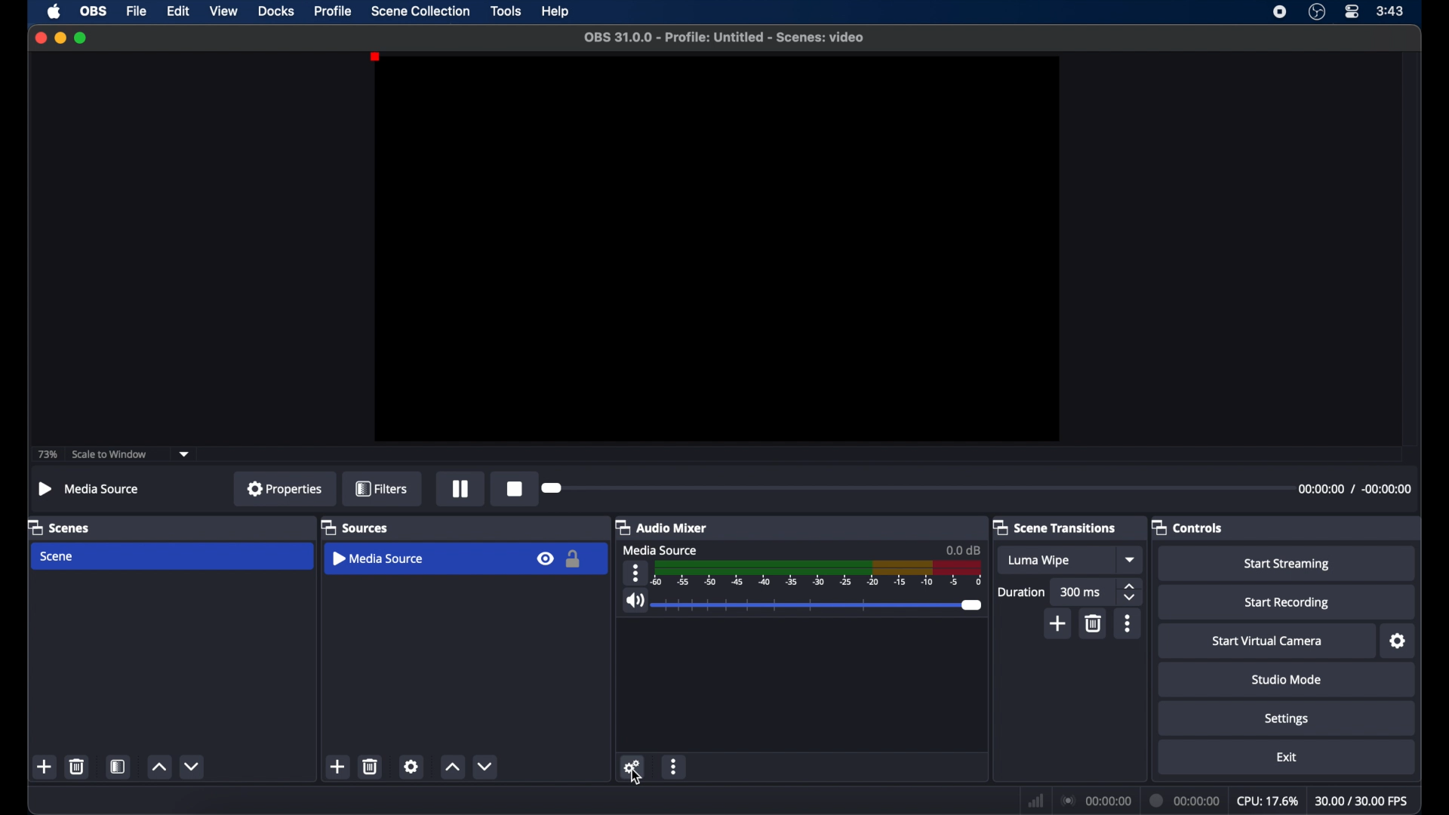 This screenshot has height=815, width=1449. I want to click on sources, so click(354, 528).